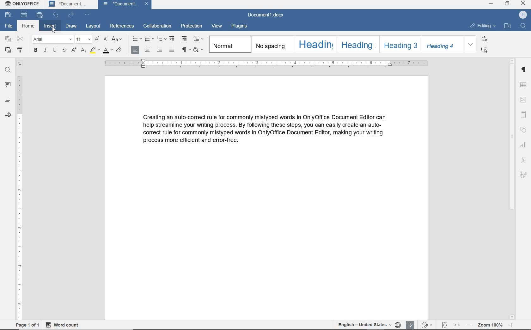 The height and width of the screenshot is (330, 531). What do you see at coordinates (173, 39) in the screenshot?
I see `decrease indent` at bounding box center [173, 39].